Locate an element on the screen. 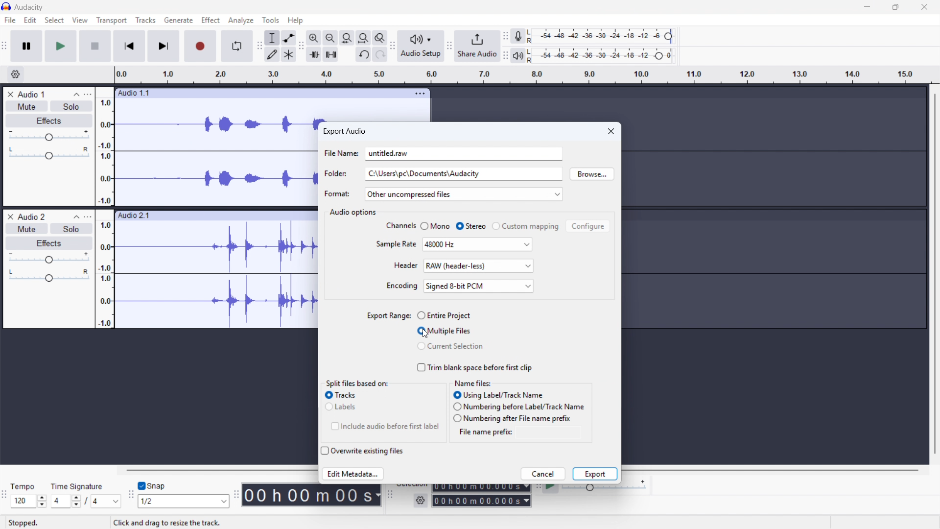  Select header  is located at coordinates (479, 266).